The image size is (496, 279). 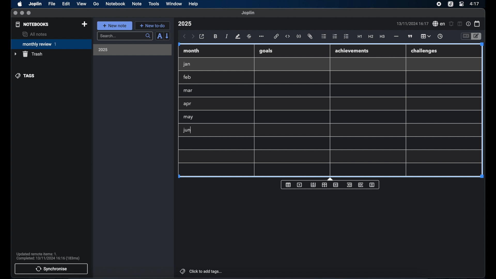 I want to click on edit, so click(x=66, y=4).